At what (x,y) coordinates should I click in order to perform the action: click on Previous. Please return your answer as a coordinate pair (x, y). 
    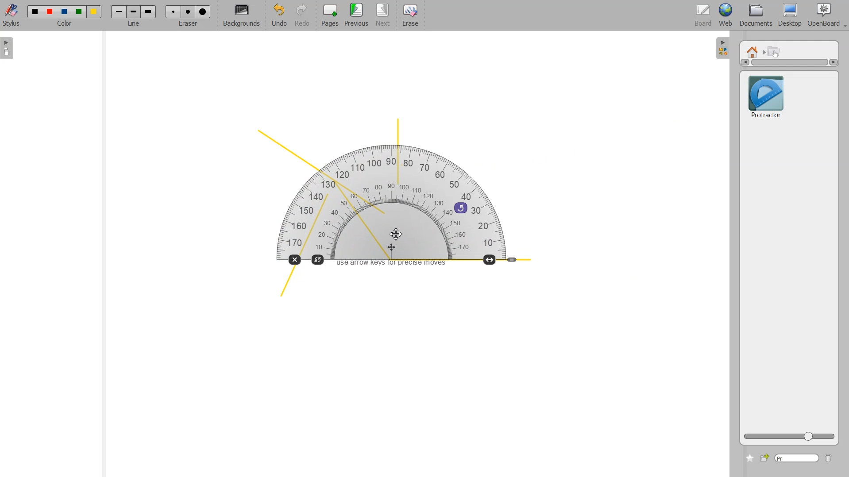
    Looking at the image, I should click on (358, 15).